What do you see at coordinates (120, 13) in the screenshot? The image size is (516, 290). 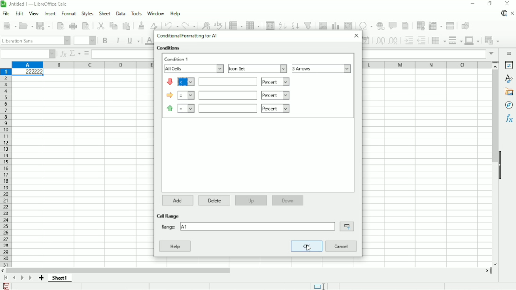 I see `Data` at bounding box center [120, 13].